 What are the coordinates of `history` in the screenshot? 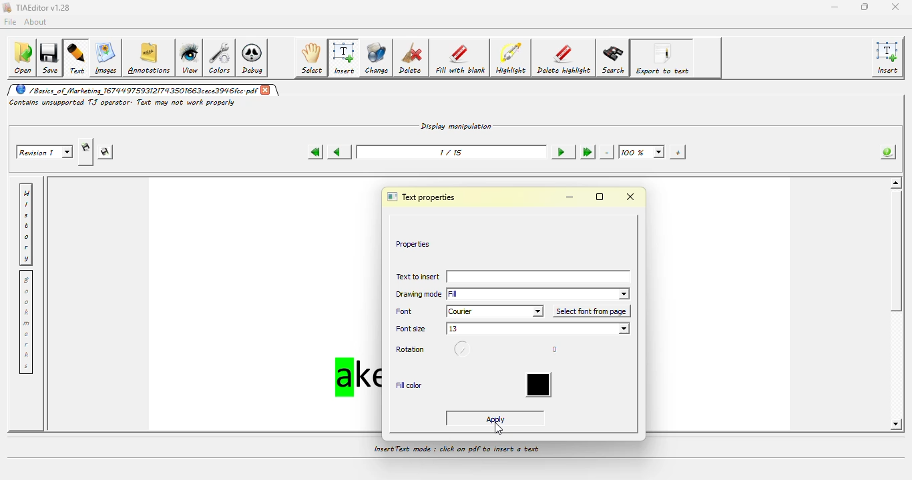 It's located at (28, 223).